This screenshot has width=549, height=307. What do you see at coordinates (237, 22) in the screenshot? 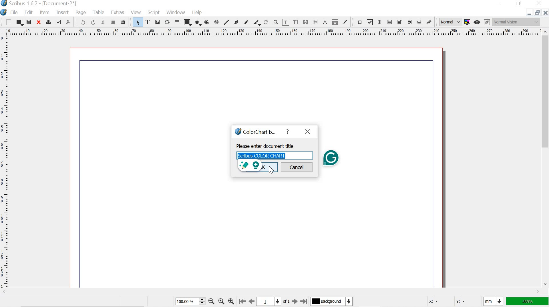
I see `bezier curve` at bounding box center [237, 22].